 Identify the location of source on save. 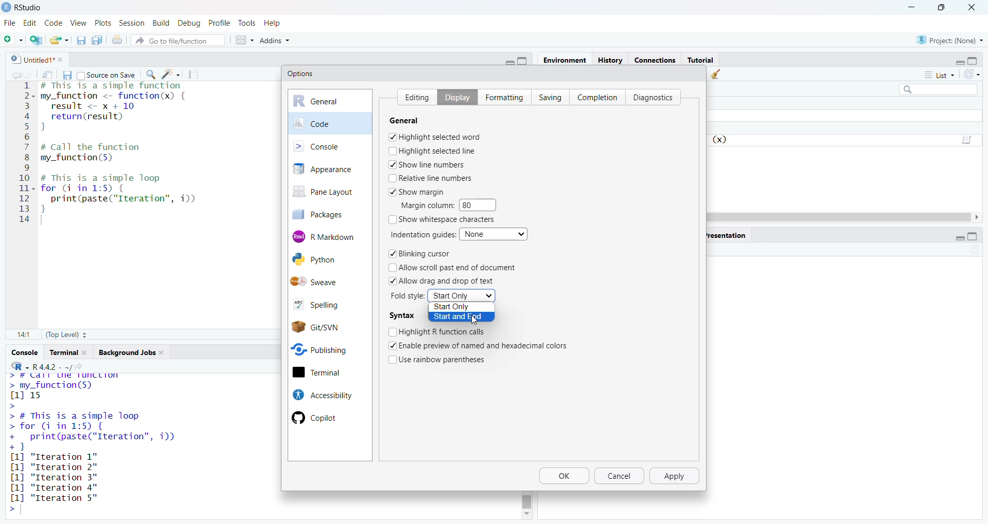
(107, 74).